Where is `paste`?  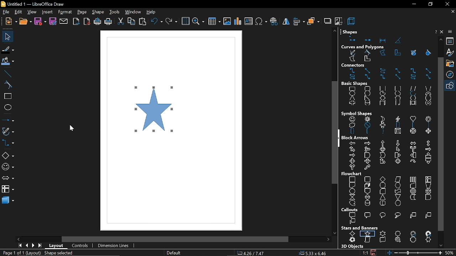
paste is located at coordinates (143, 21).